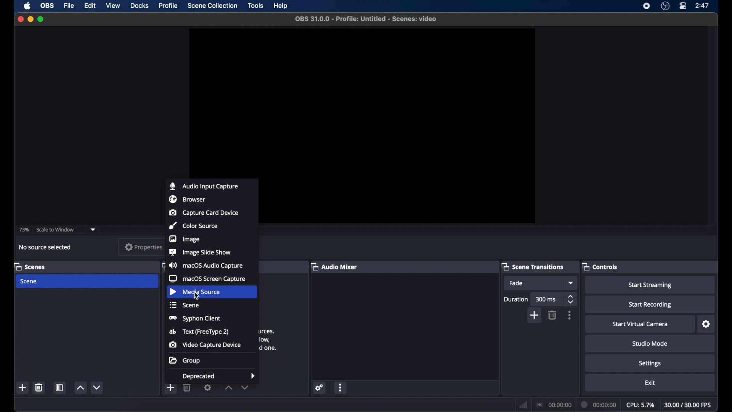 The height and width of the screenshot is (412, 732). Describe the element at coordinates (208, 387) in the screenshot. I see `settings` at that location.